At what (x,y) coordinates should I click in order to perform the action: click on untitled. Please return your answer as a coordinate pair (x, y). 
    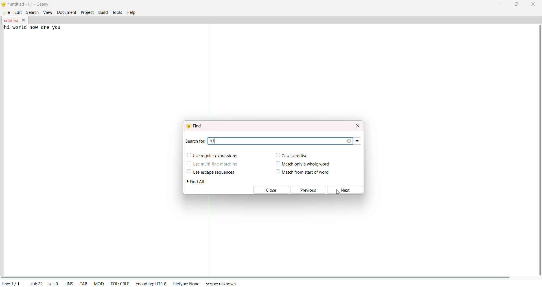
    Looking at the image, I should click on (10, 19).